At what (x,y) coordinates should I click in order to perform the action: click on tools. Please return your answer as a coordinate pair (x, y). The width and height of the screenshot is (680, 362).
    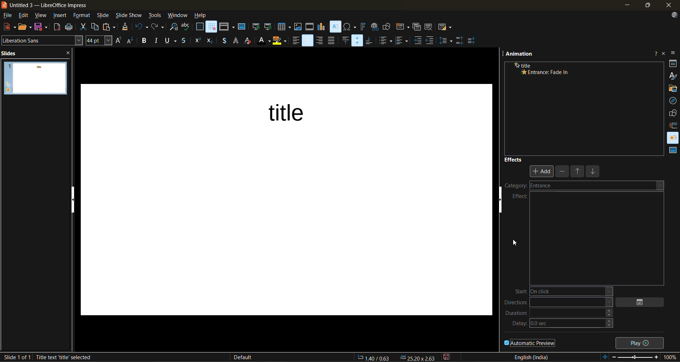
    Looking at the image, I should click on (155, 16).